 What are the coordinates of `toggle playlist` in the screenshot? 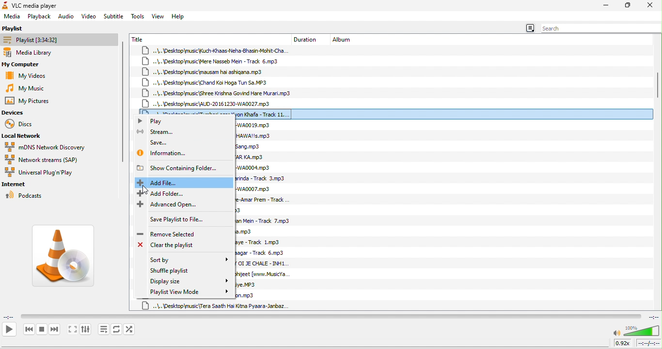 It's located at (104, 329).